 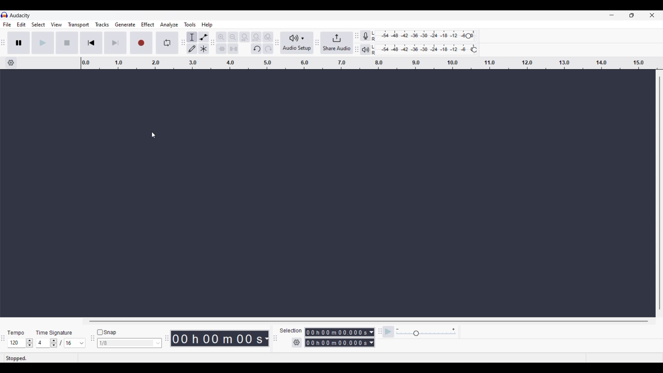 What do you see at coordinates (426, 334) in the screenshot?
I see `Slider to change playback speed` at bounding box center [426, 334].